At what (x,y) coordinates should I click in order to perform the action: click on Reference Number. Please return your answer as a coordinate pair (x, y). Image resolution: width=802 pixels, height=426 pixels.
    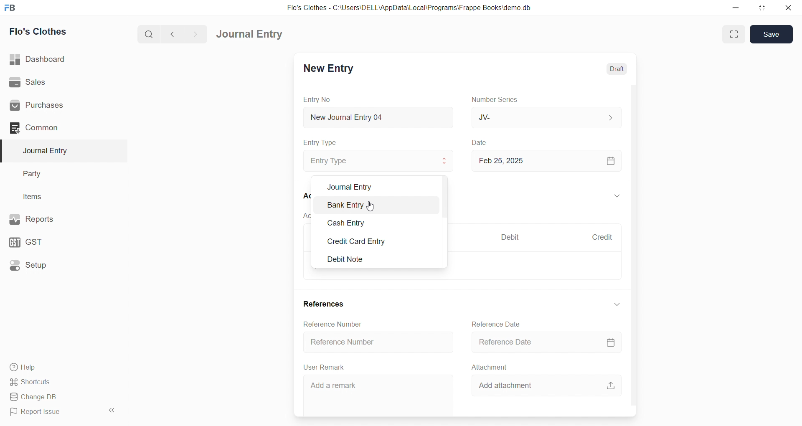
    Looking at the image, I should click on (335, 324).